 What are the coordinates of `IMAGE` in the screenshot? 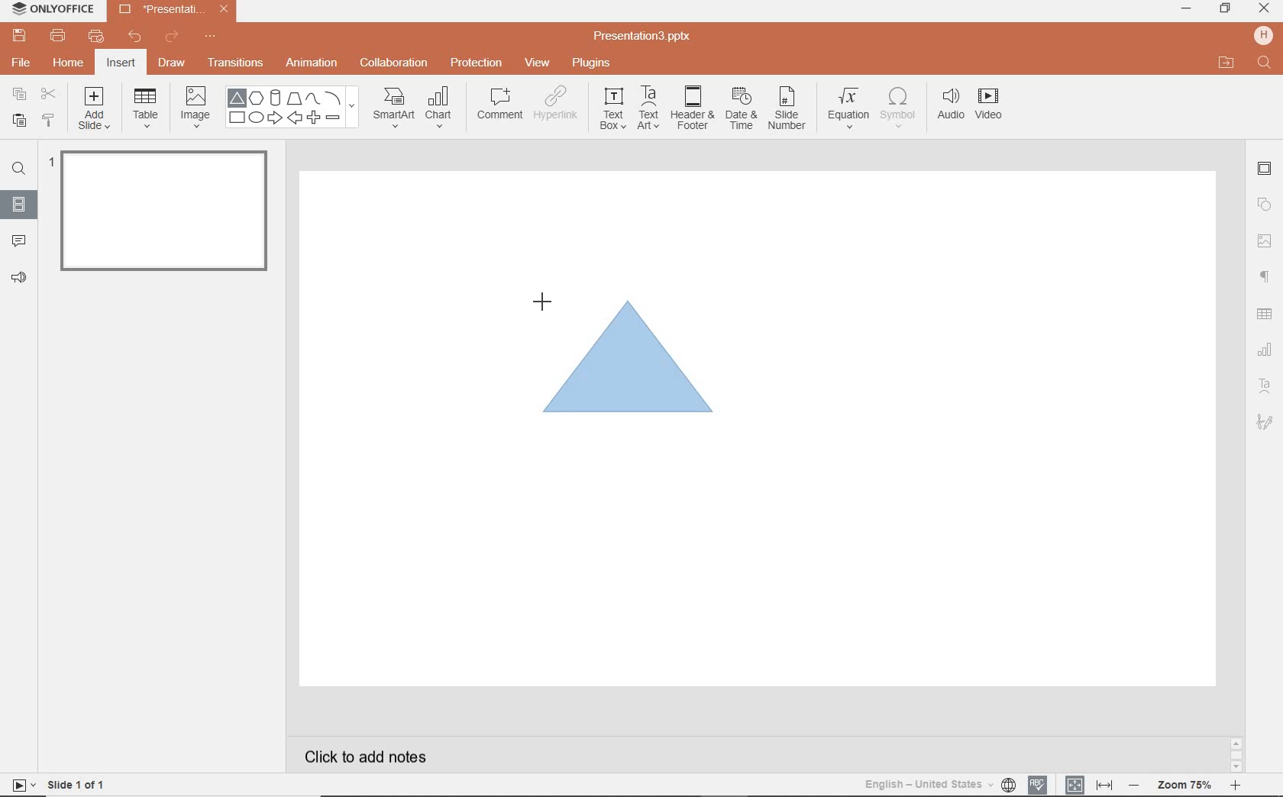 It's located at (195, 108).